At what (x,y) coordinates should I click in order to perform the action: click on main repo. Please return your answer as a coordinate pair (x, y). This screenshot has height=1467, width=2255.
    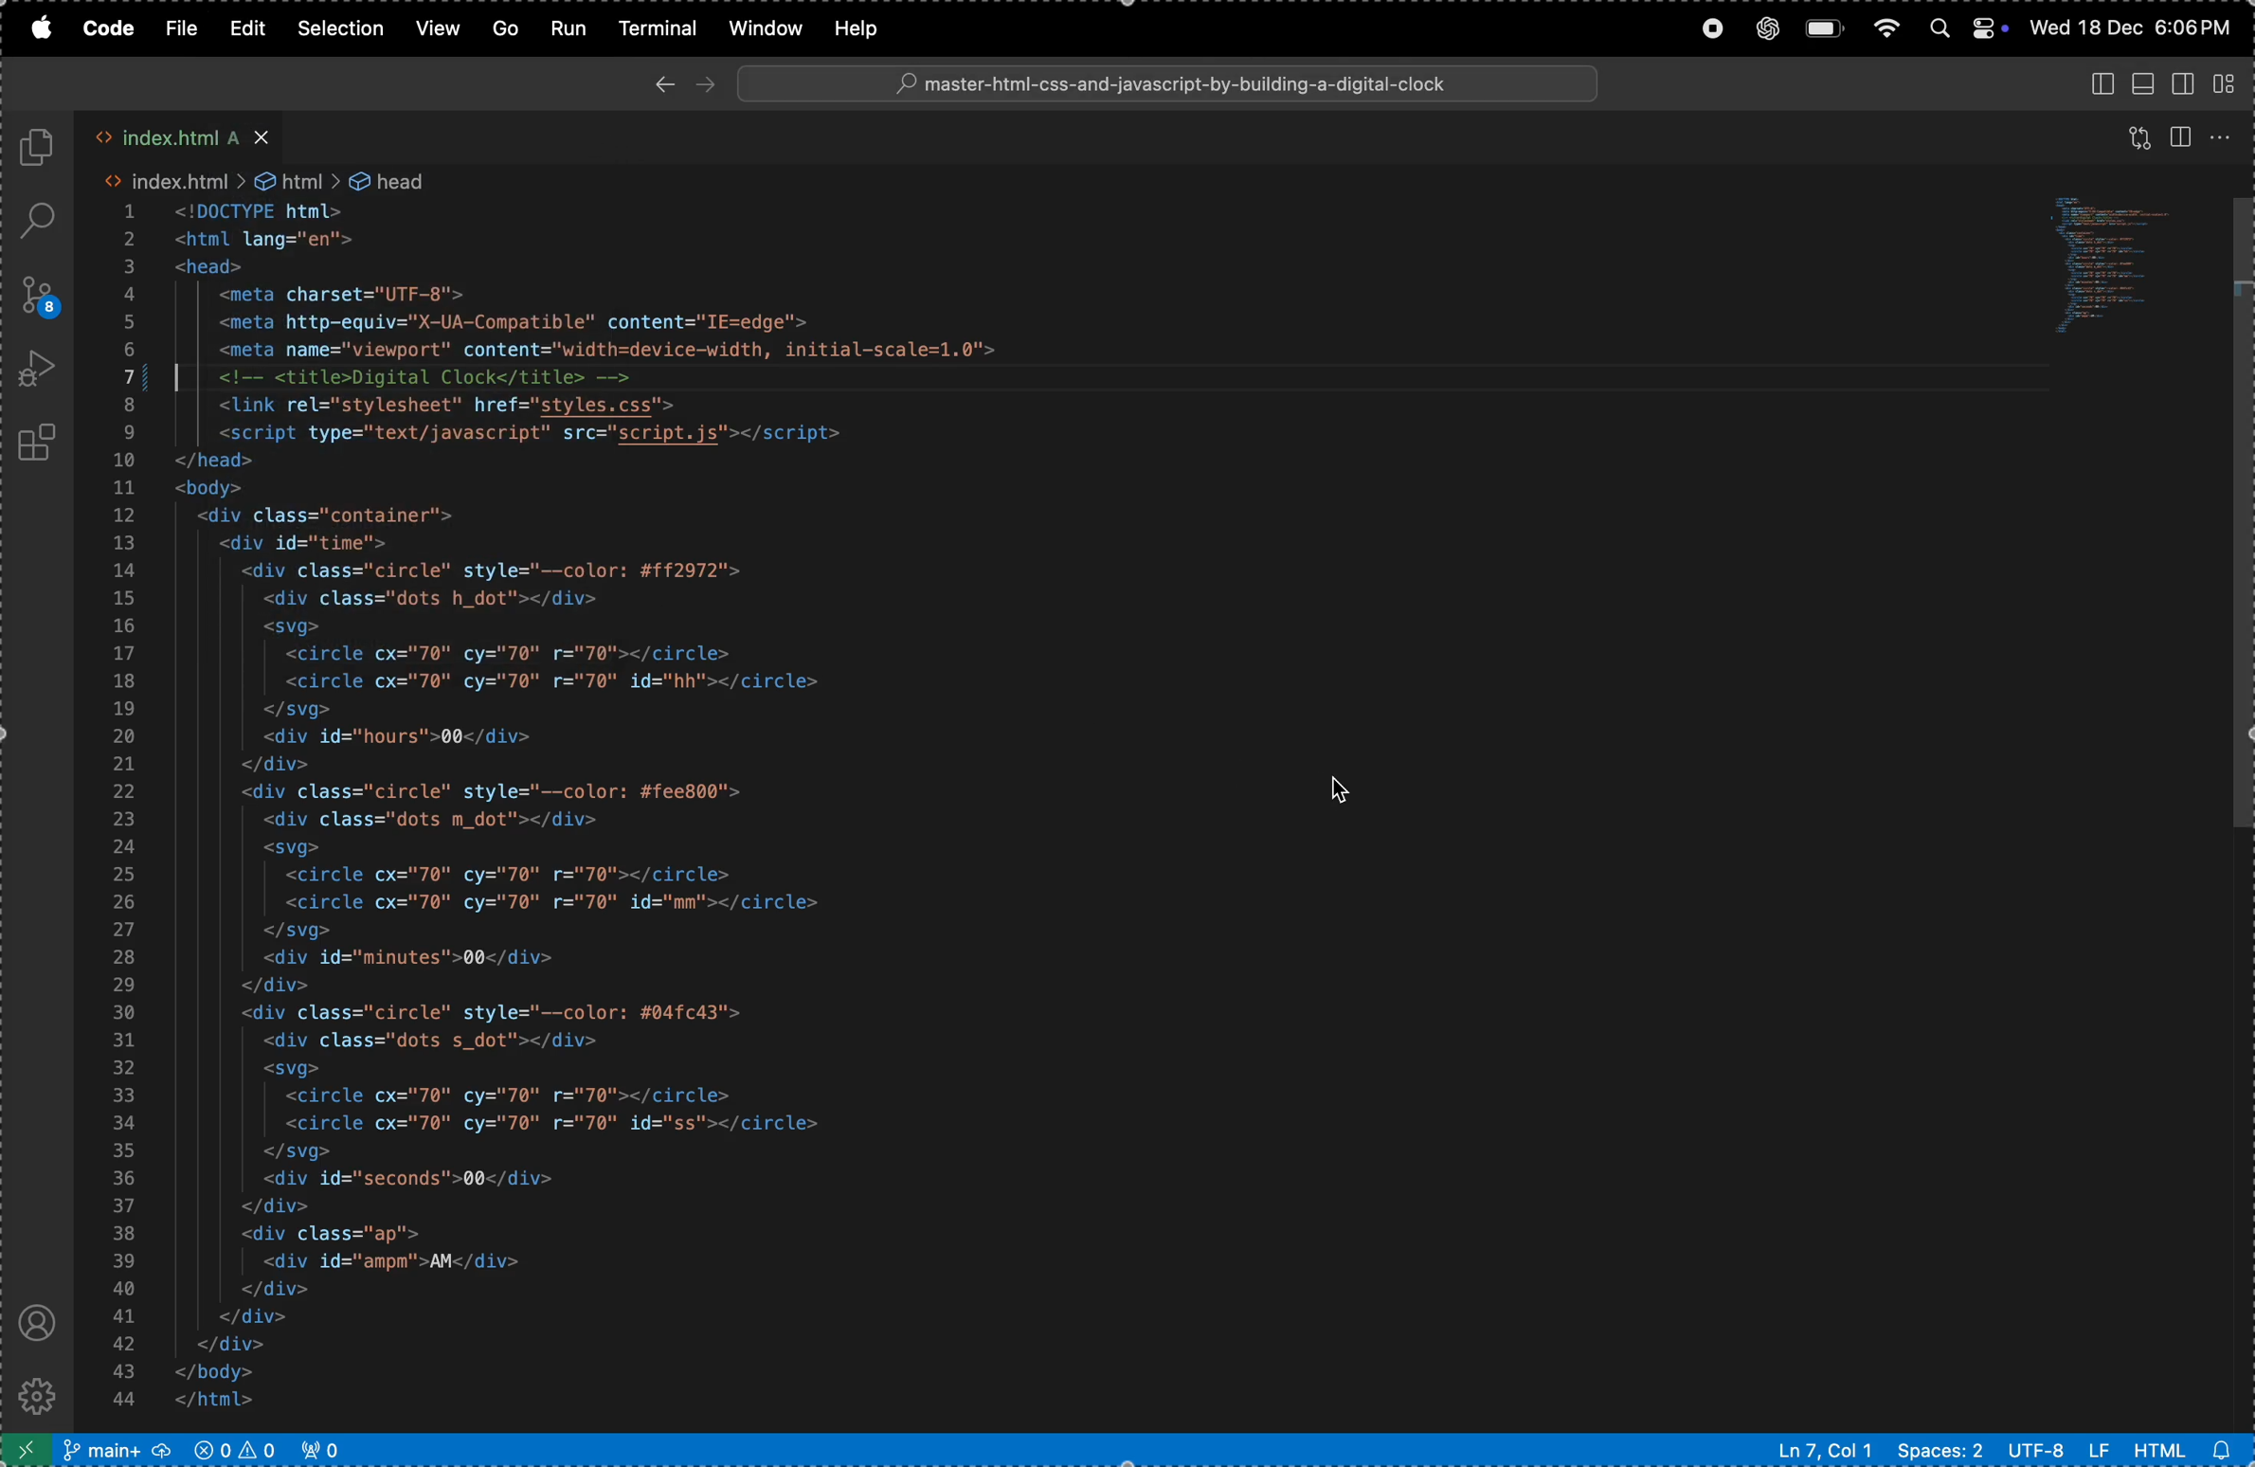
    Looking at the image, I should click on (116, 1450).